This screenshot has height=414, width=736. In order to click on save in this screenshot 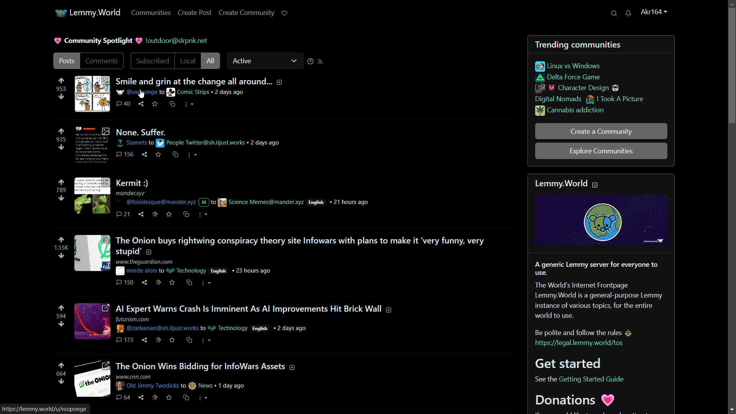, I will do `click(174, 283)`.